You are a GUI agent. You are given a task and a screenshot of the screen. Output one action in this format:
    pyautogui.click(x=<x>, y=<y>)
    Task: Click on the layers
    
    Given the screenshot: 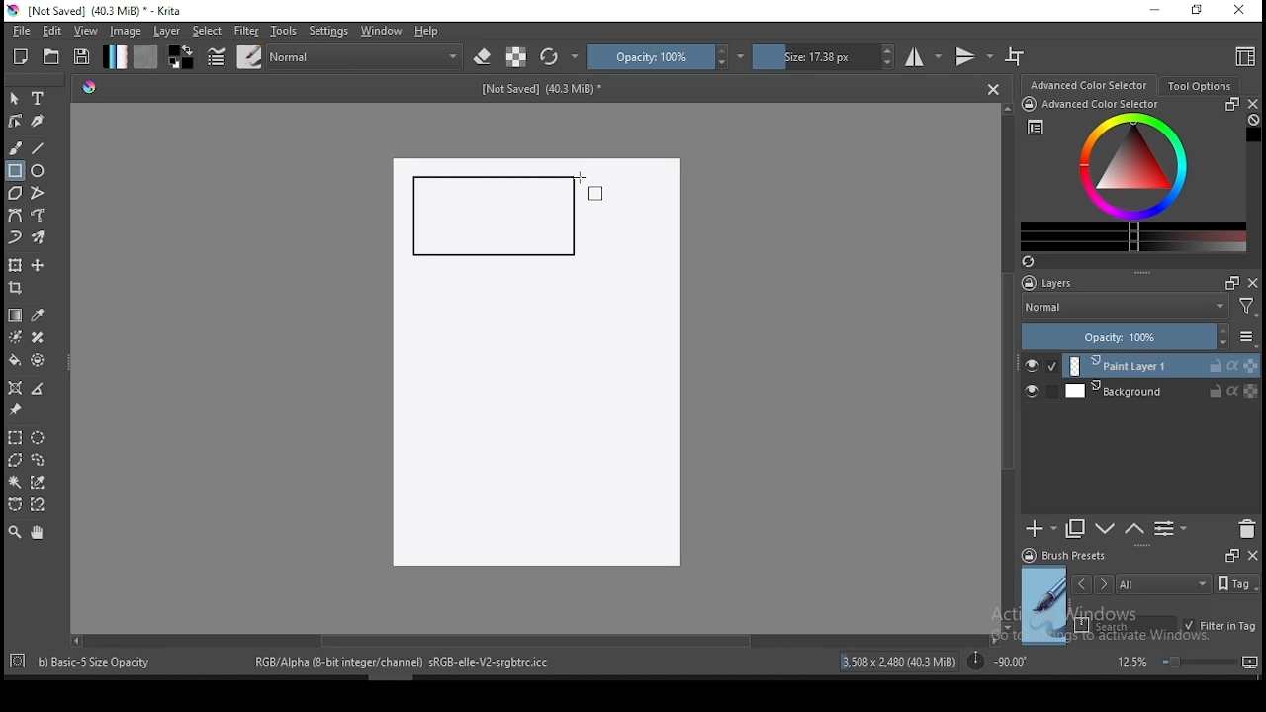 What is the action you would take?
    pyautogui.click(x=1053, y=284)
    